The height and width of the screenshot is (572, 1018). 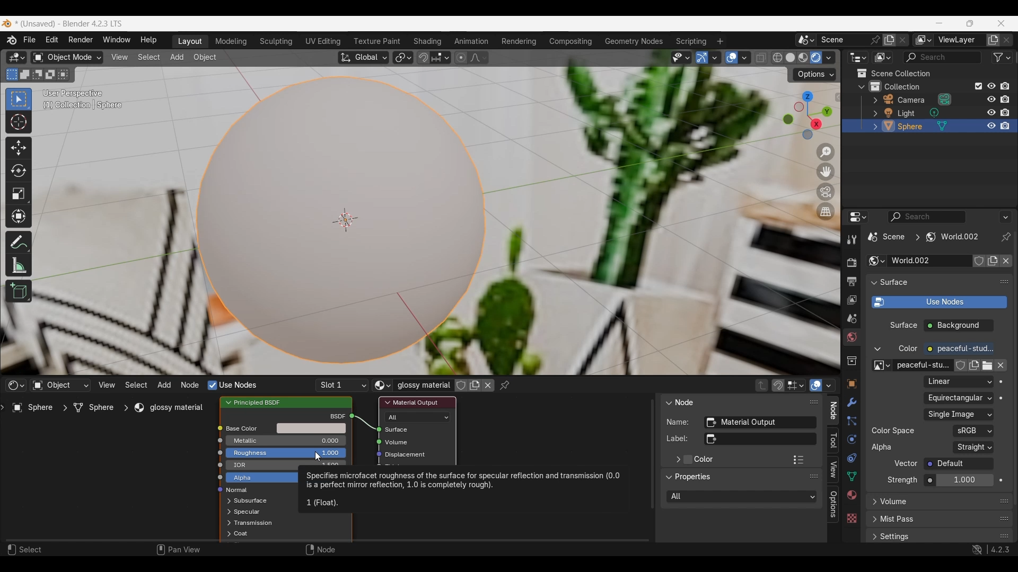 What do you see at coordinates (260, 477) in the screenshot?
I see `Alpha` at bounding box center [260, 477].